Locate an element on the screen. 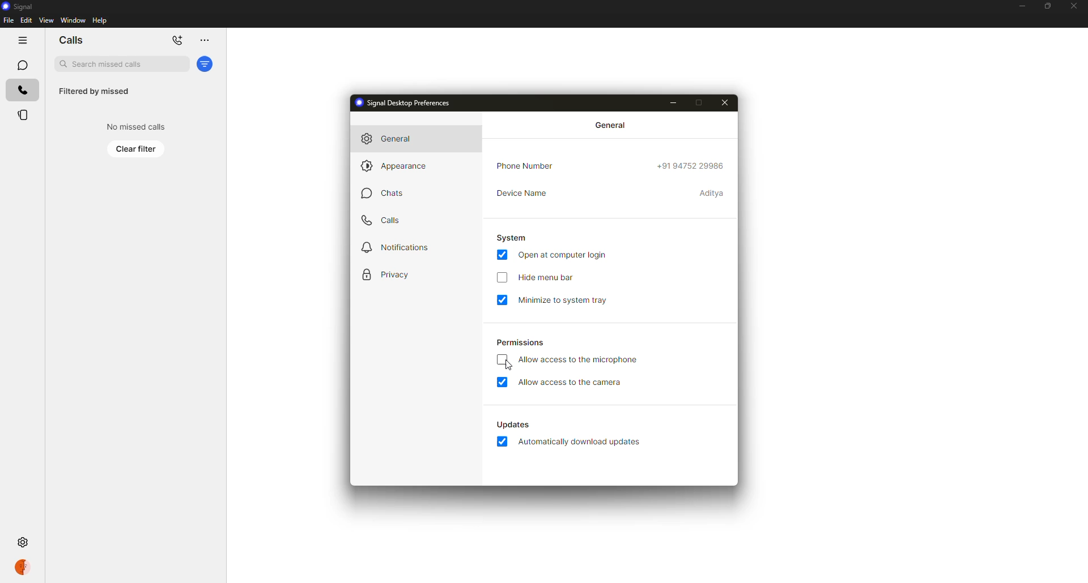 This screenshot has height=583, width=1088. profile is located at coordinates (23, 569).